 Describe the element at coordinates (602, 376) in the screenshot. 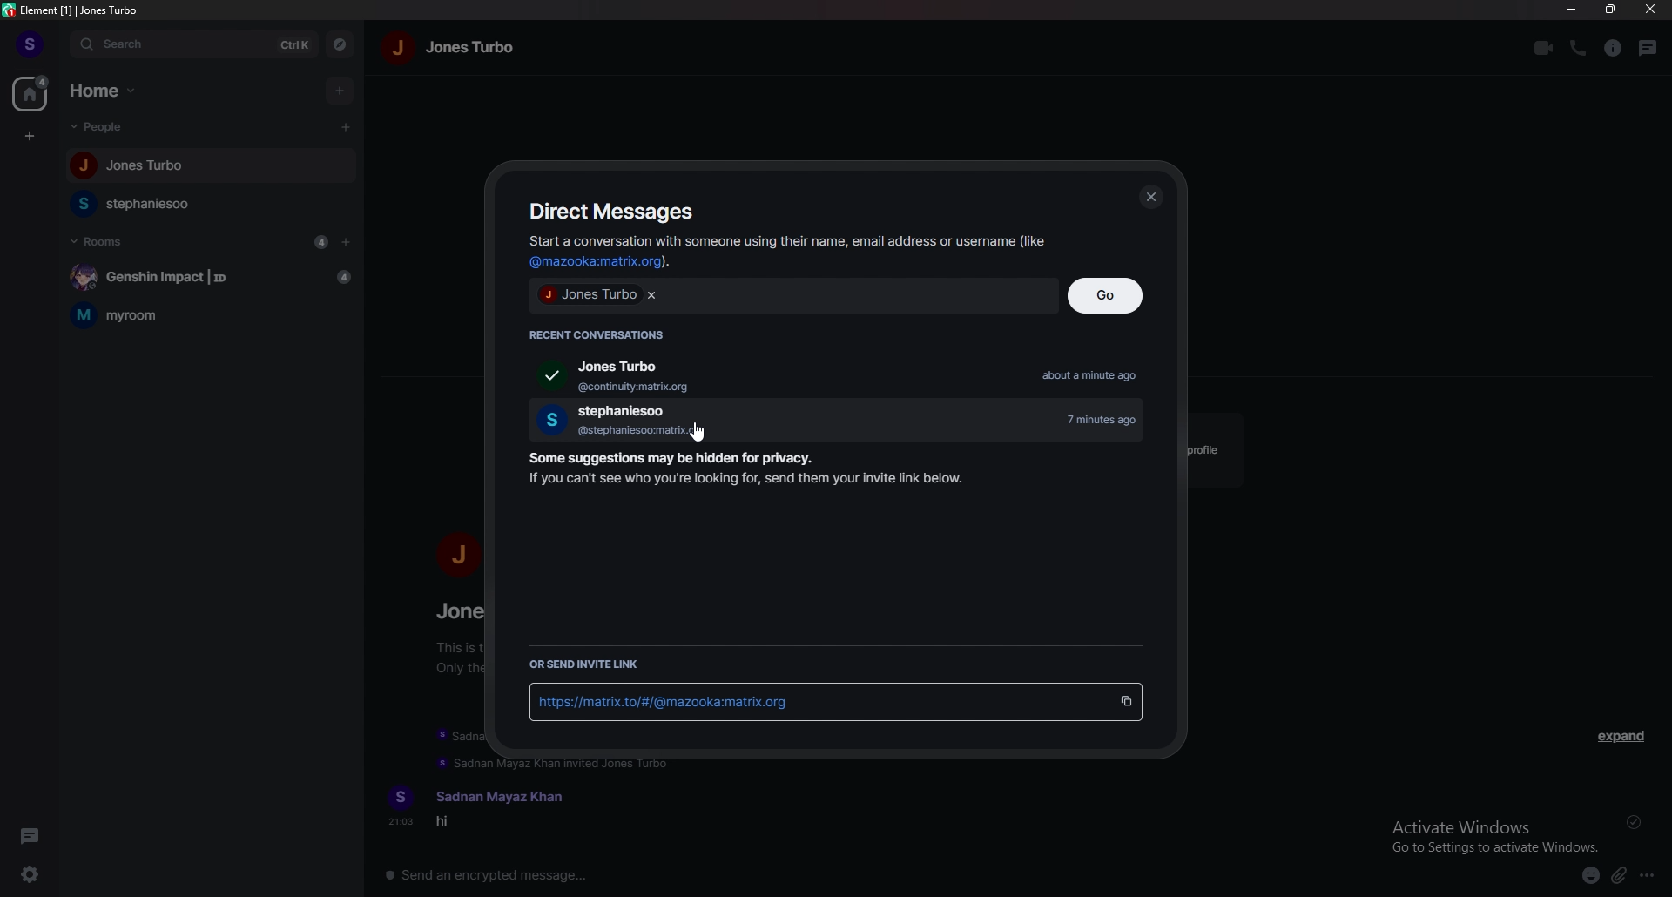

I see `Jones Turbo @continuity:matrix.org` at that location.